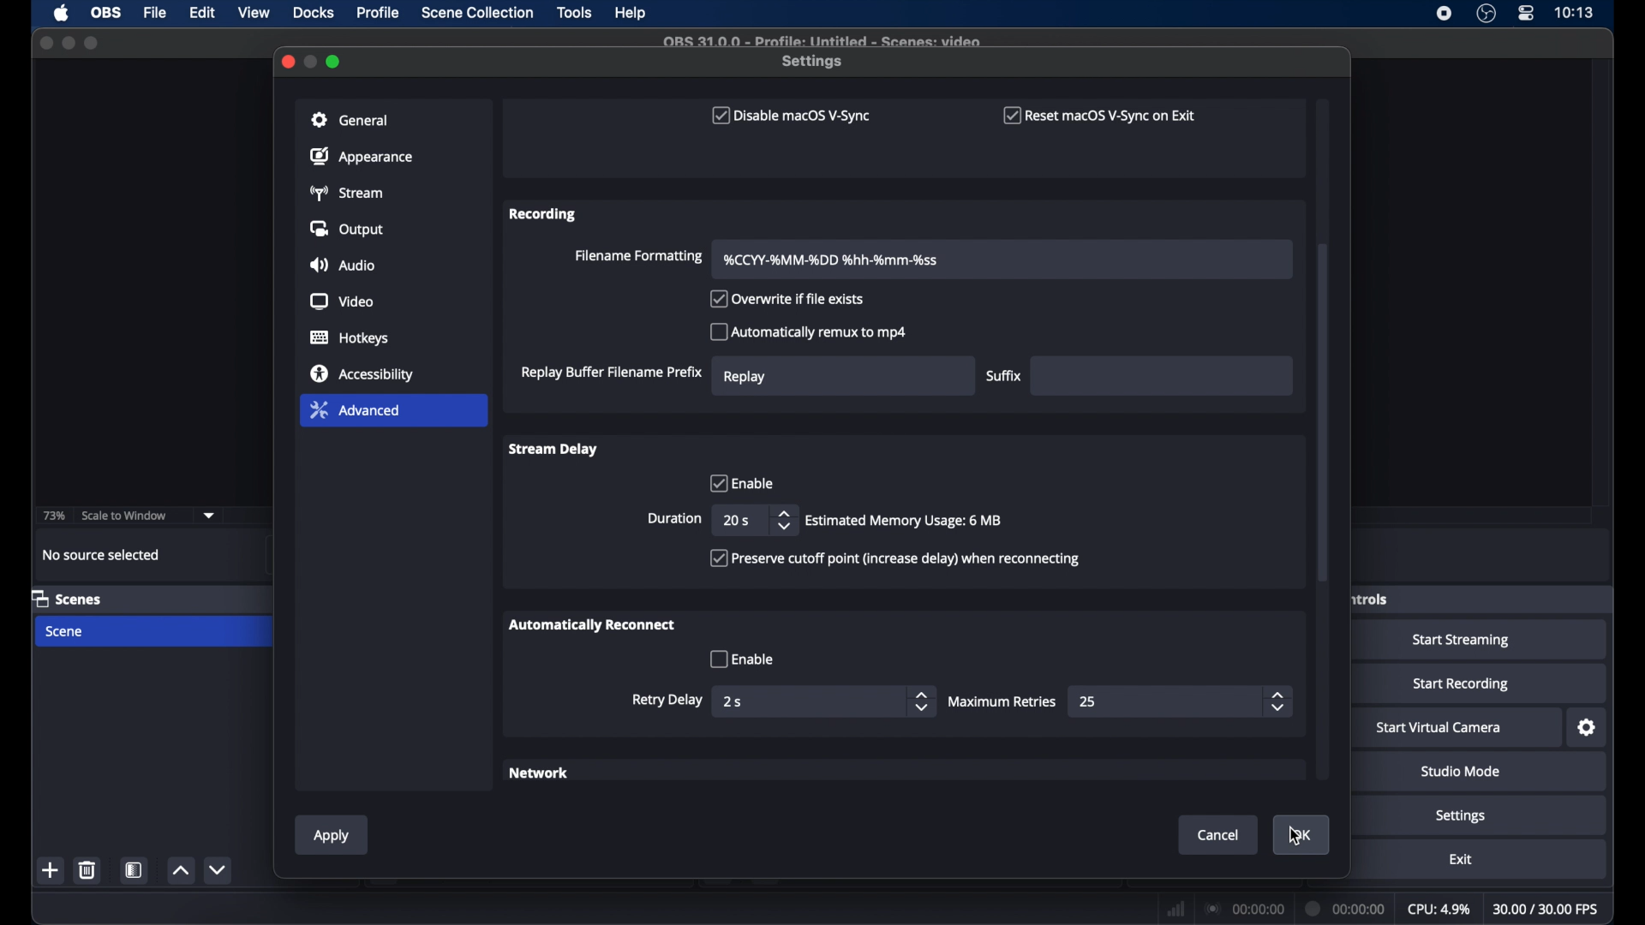  Describe the element at coordinates (341, 266) in the screenshot. I see `audio` at that location.